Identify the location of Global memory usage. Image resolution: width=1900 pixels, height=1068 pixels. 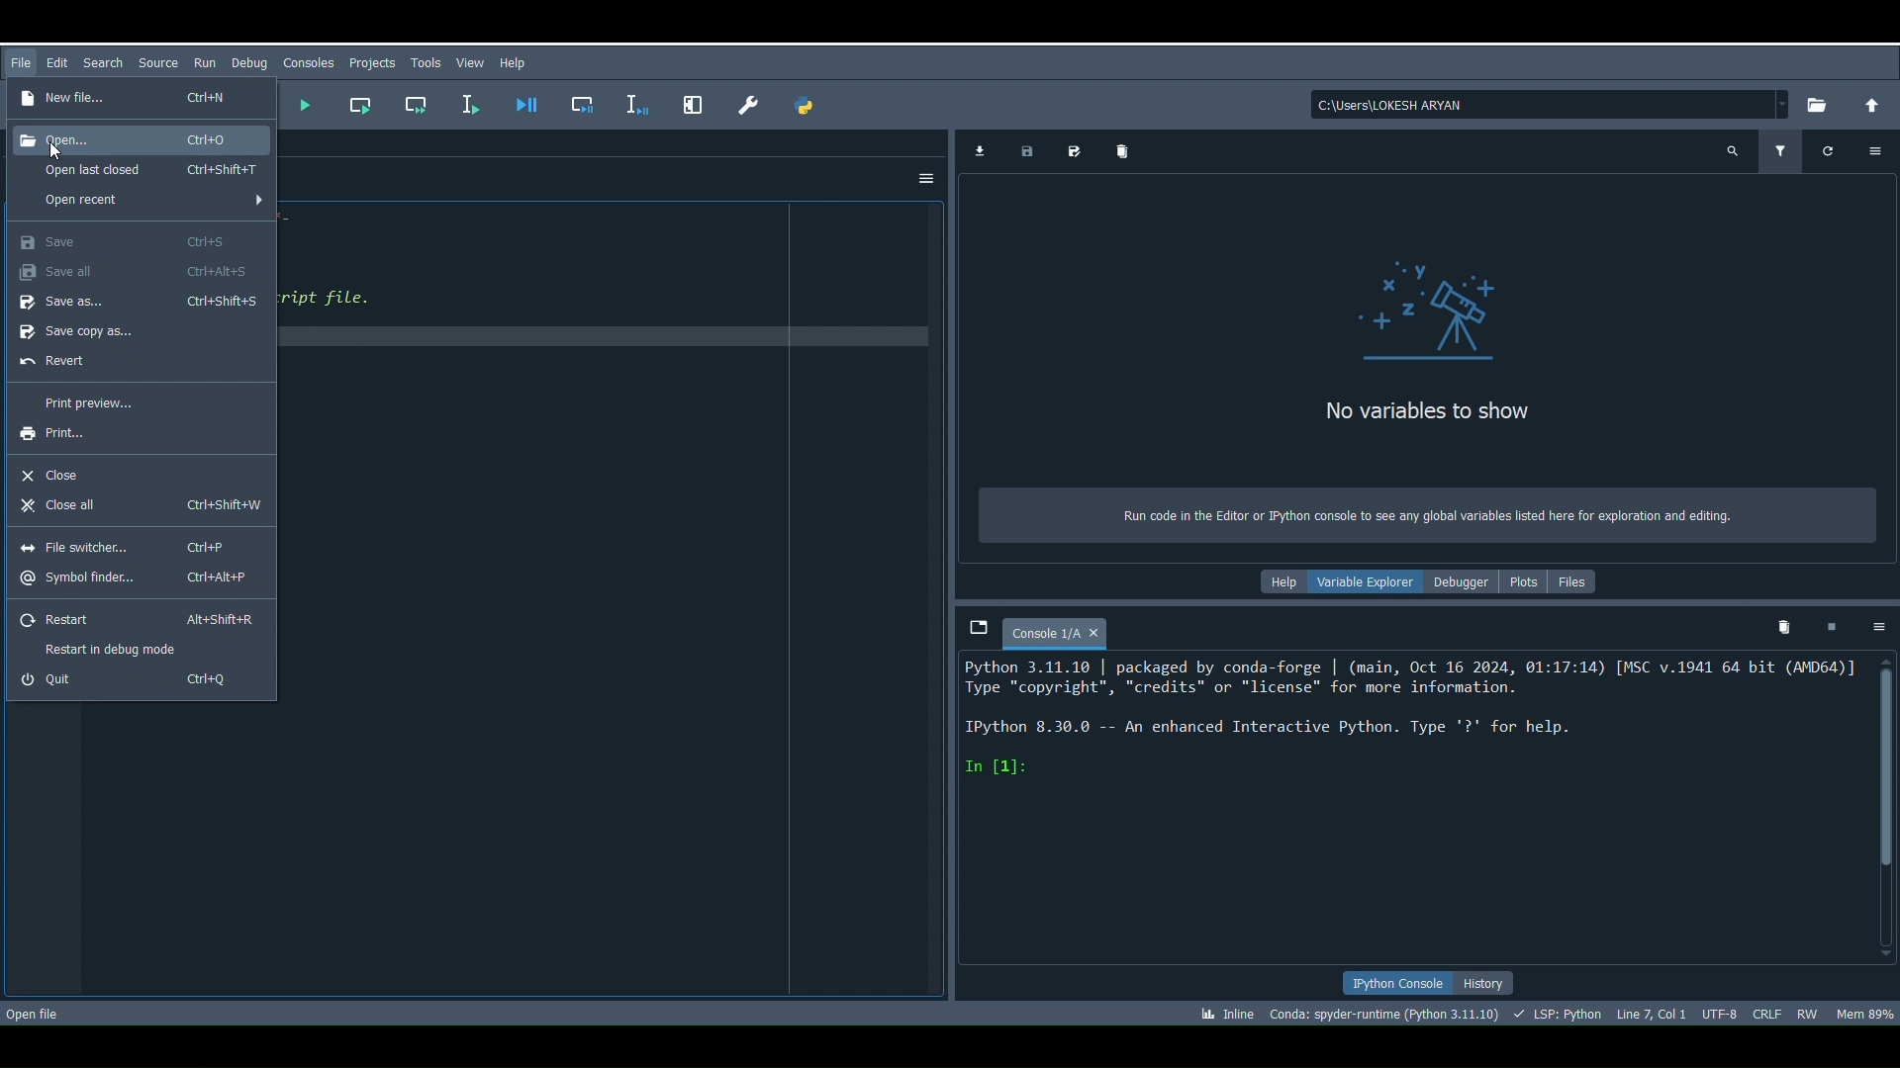
(1859, 1016).